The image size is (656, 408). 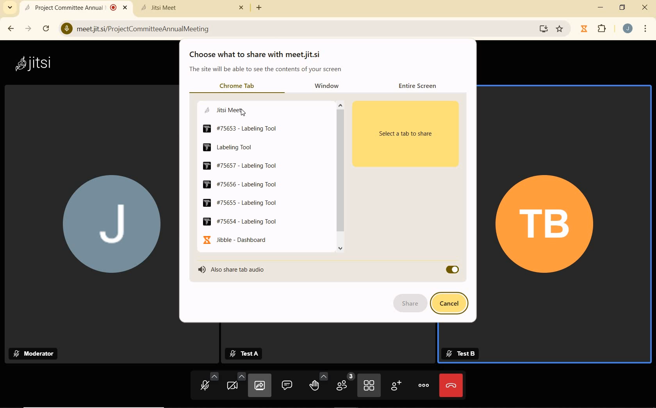 What do you see at coordinates (451, 385) in the screenshot?
I see `LEAVE MEETING` at bounding box center [451, 385].